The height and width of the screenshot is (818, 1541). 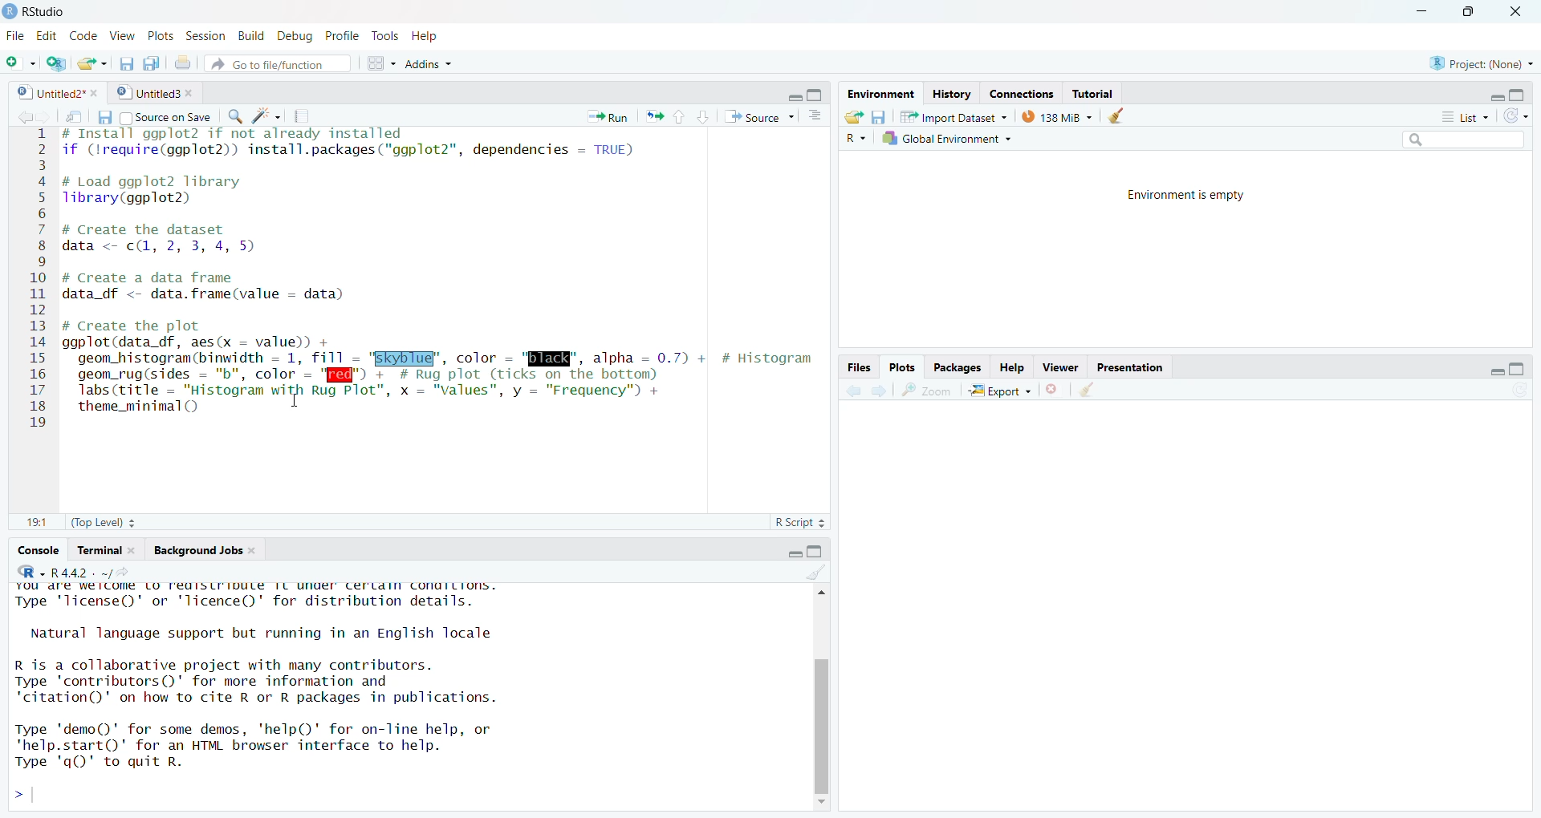 What do you see at coordinates (124, 63) in the screenshot?
I see `Save current document` at bounding box center [124, 63].